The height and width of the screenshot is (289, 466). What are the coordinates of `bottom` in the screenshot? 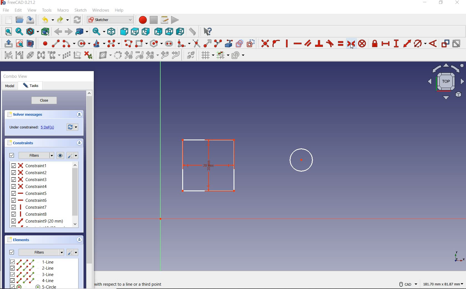 It's located at (169, 32).